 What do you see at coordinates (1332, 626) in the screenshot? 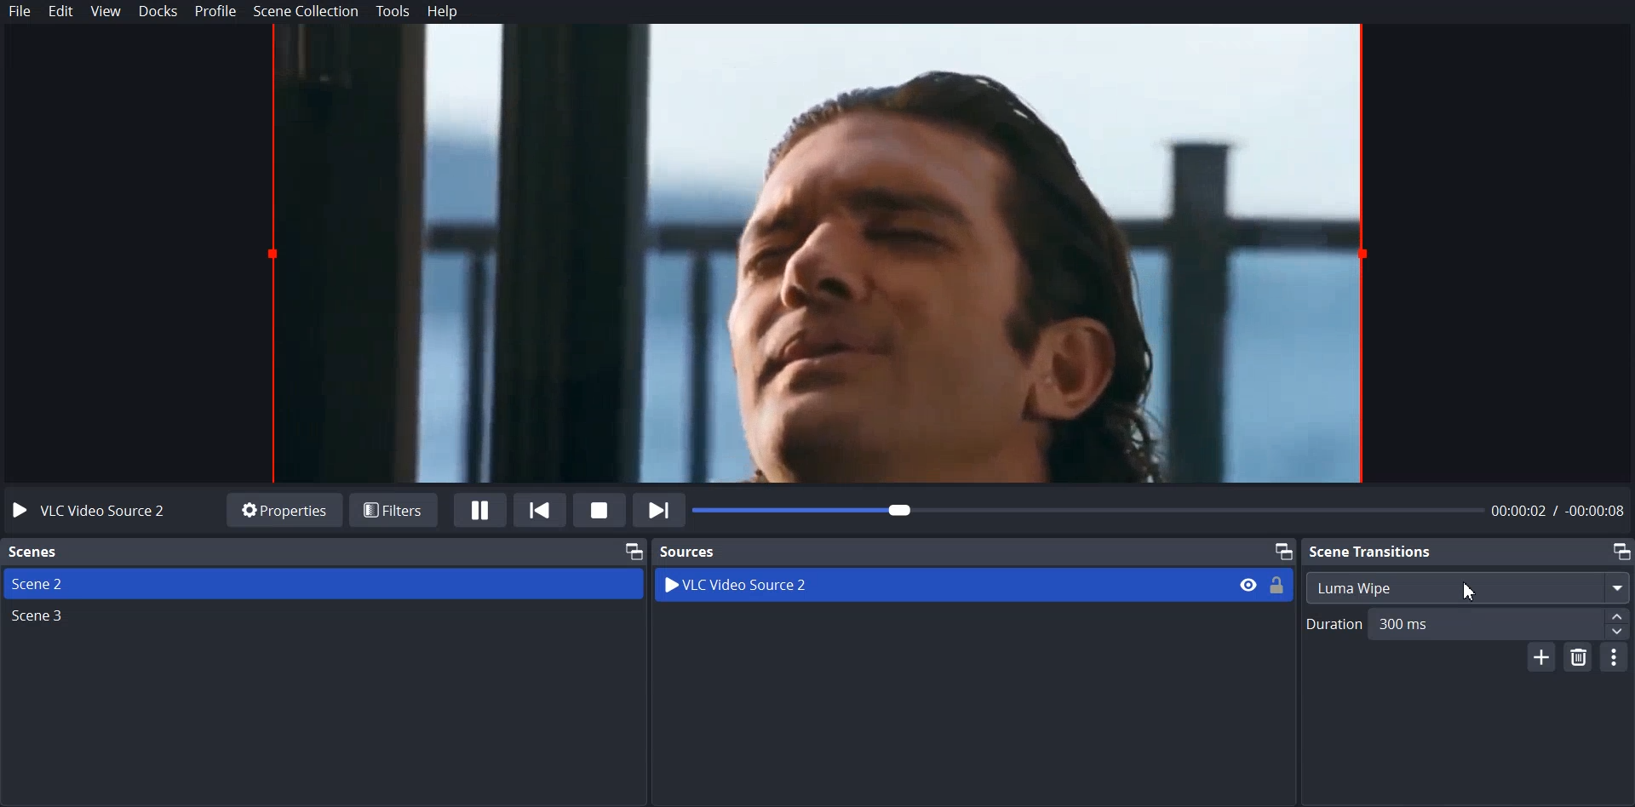
I see `Duration 300 ms` at bounding box center [1332, 626].